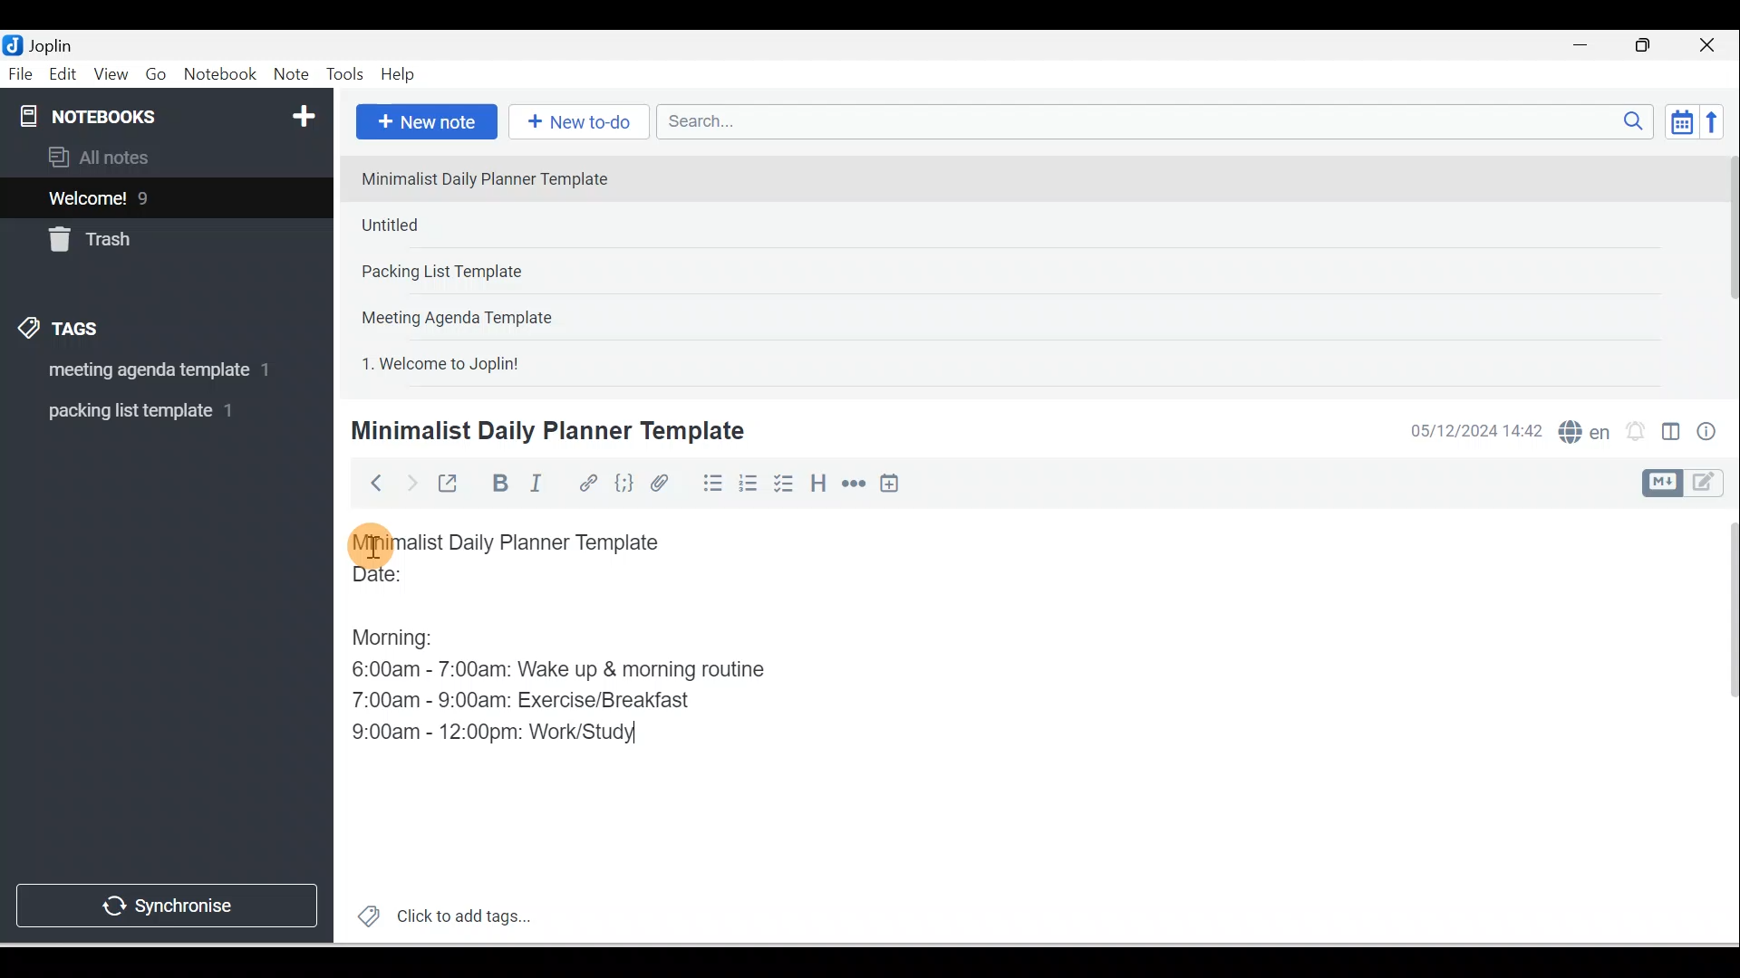  I want to click on View, so click(111, 75).